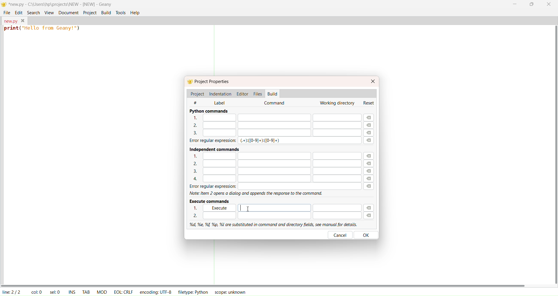  What do you see at coordinates (49, 12) in the screenshot?
I see `view` at bounding box center [49, 12].